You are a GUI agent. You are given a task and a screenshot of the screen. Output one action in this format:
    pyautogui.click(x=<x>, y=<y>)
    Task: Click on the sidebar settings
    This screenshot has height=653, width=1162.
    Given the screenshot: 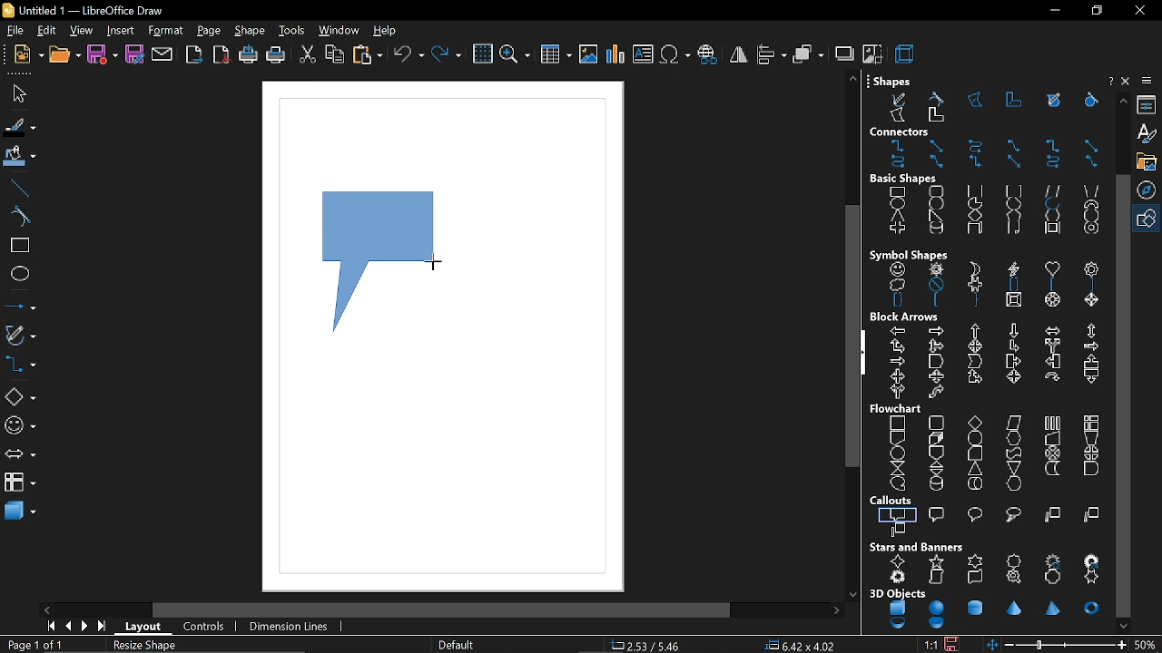 What is the action you would take?
    pyautogui.click(x=1147, y=83)
    